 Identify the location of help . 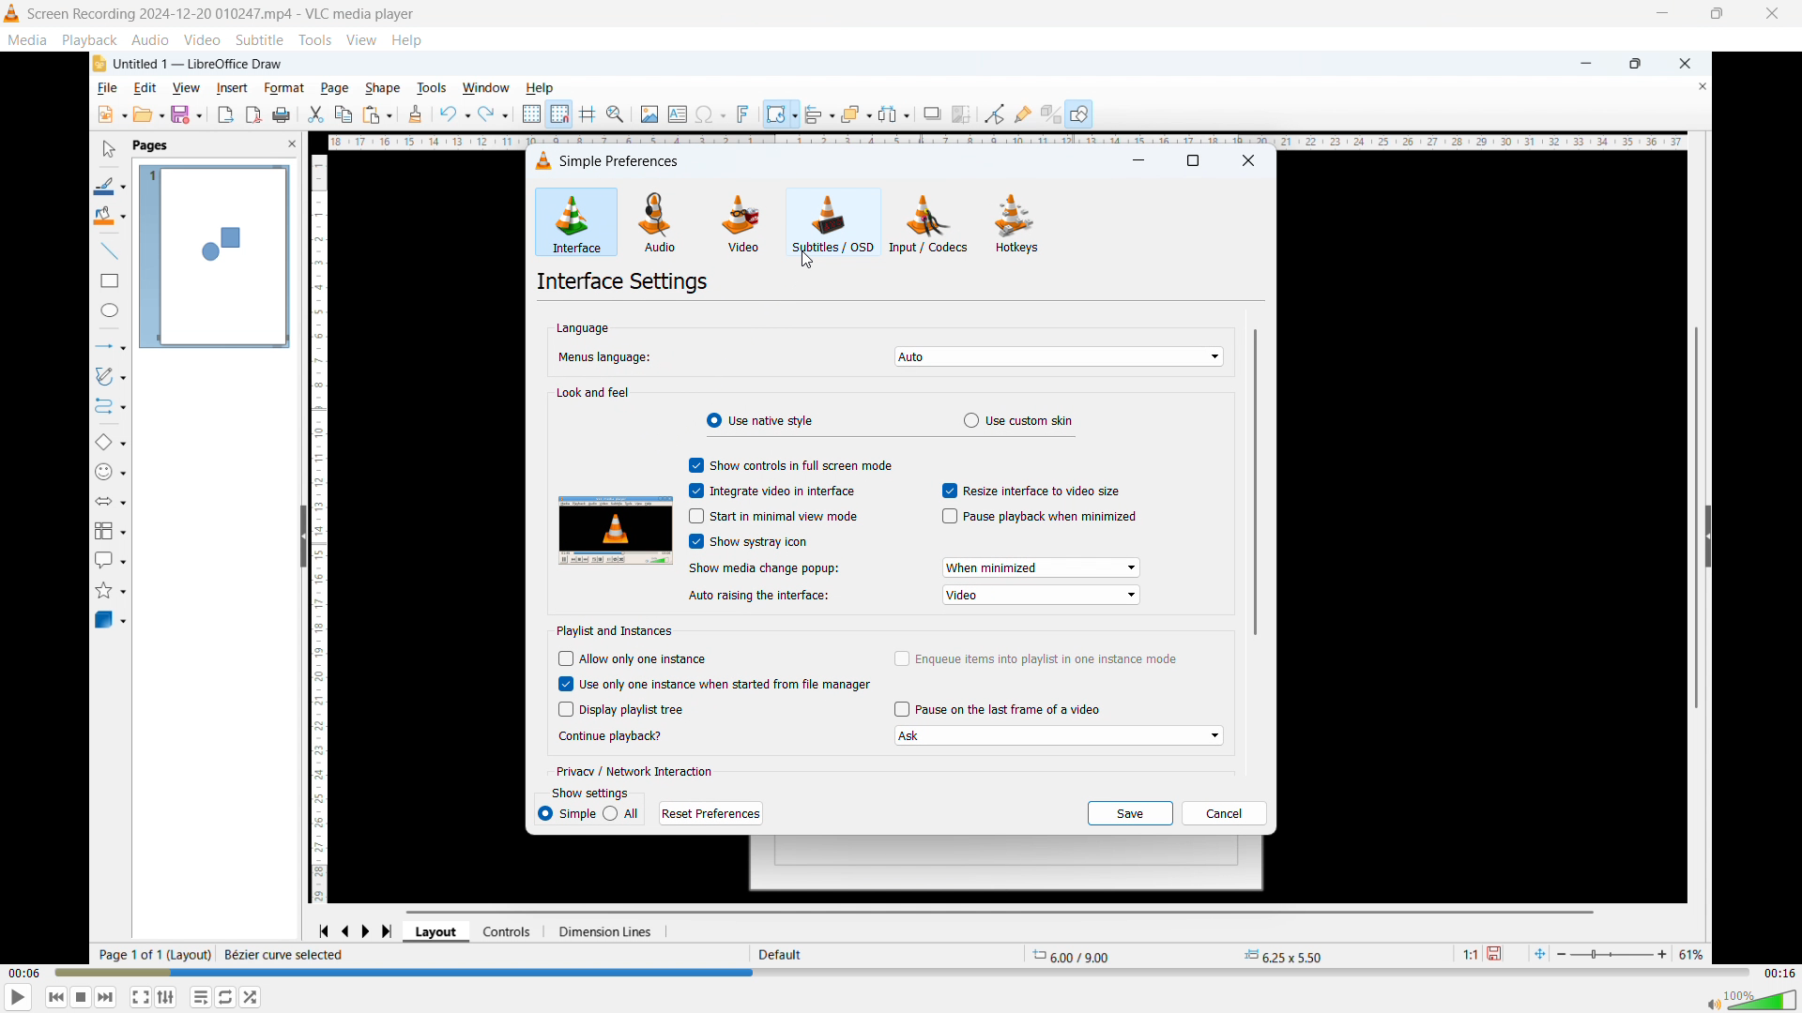
(408, 40).